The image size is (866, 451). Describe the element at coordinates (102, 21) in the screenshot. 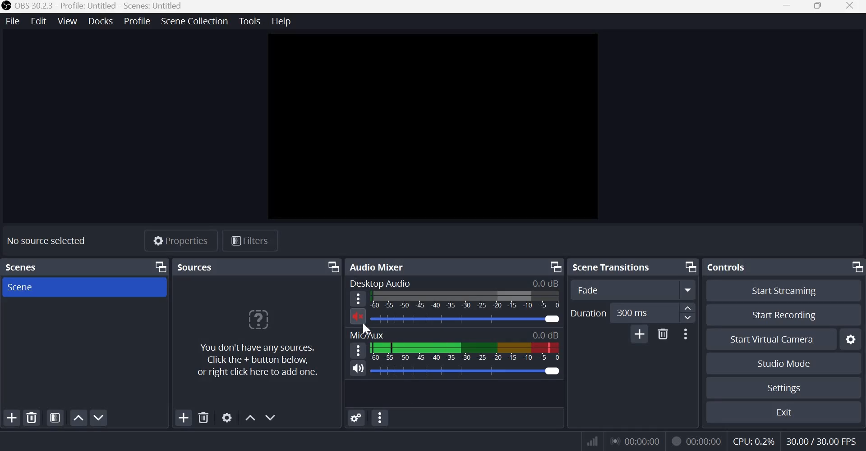

I see `Docks` at that location.